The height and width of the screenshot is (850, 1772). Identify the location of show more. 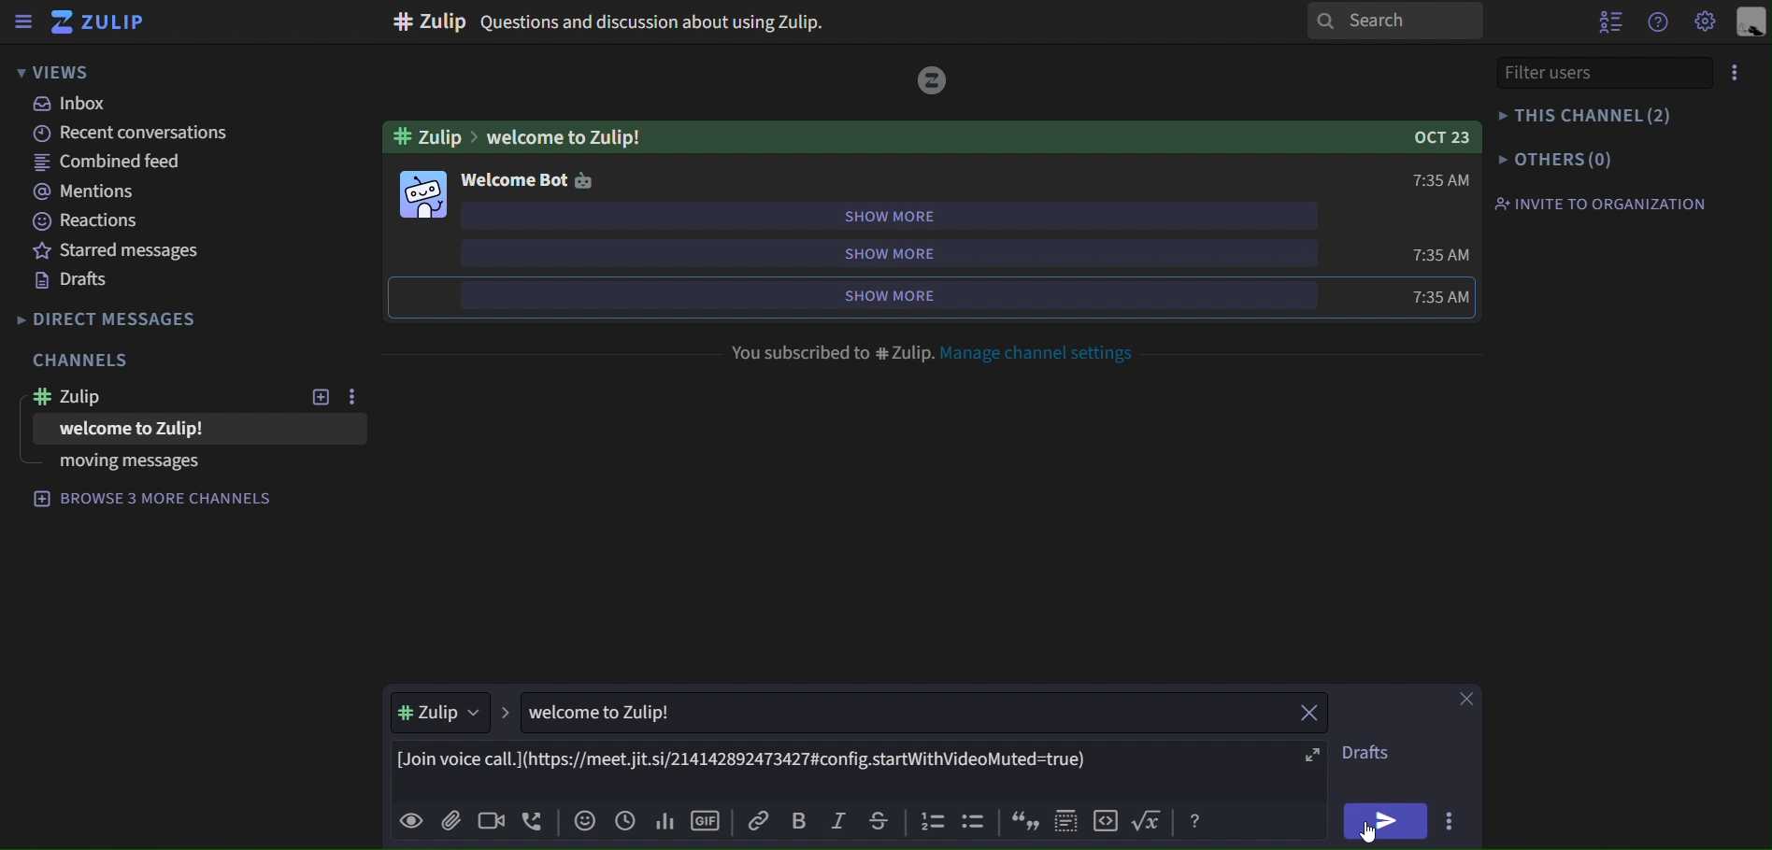
(920, 253).